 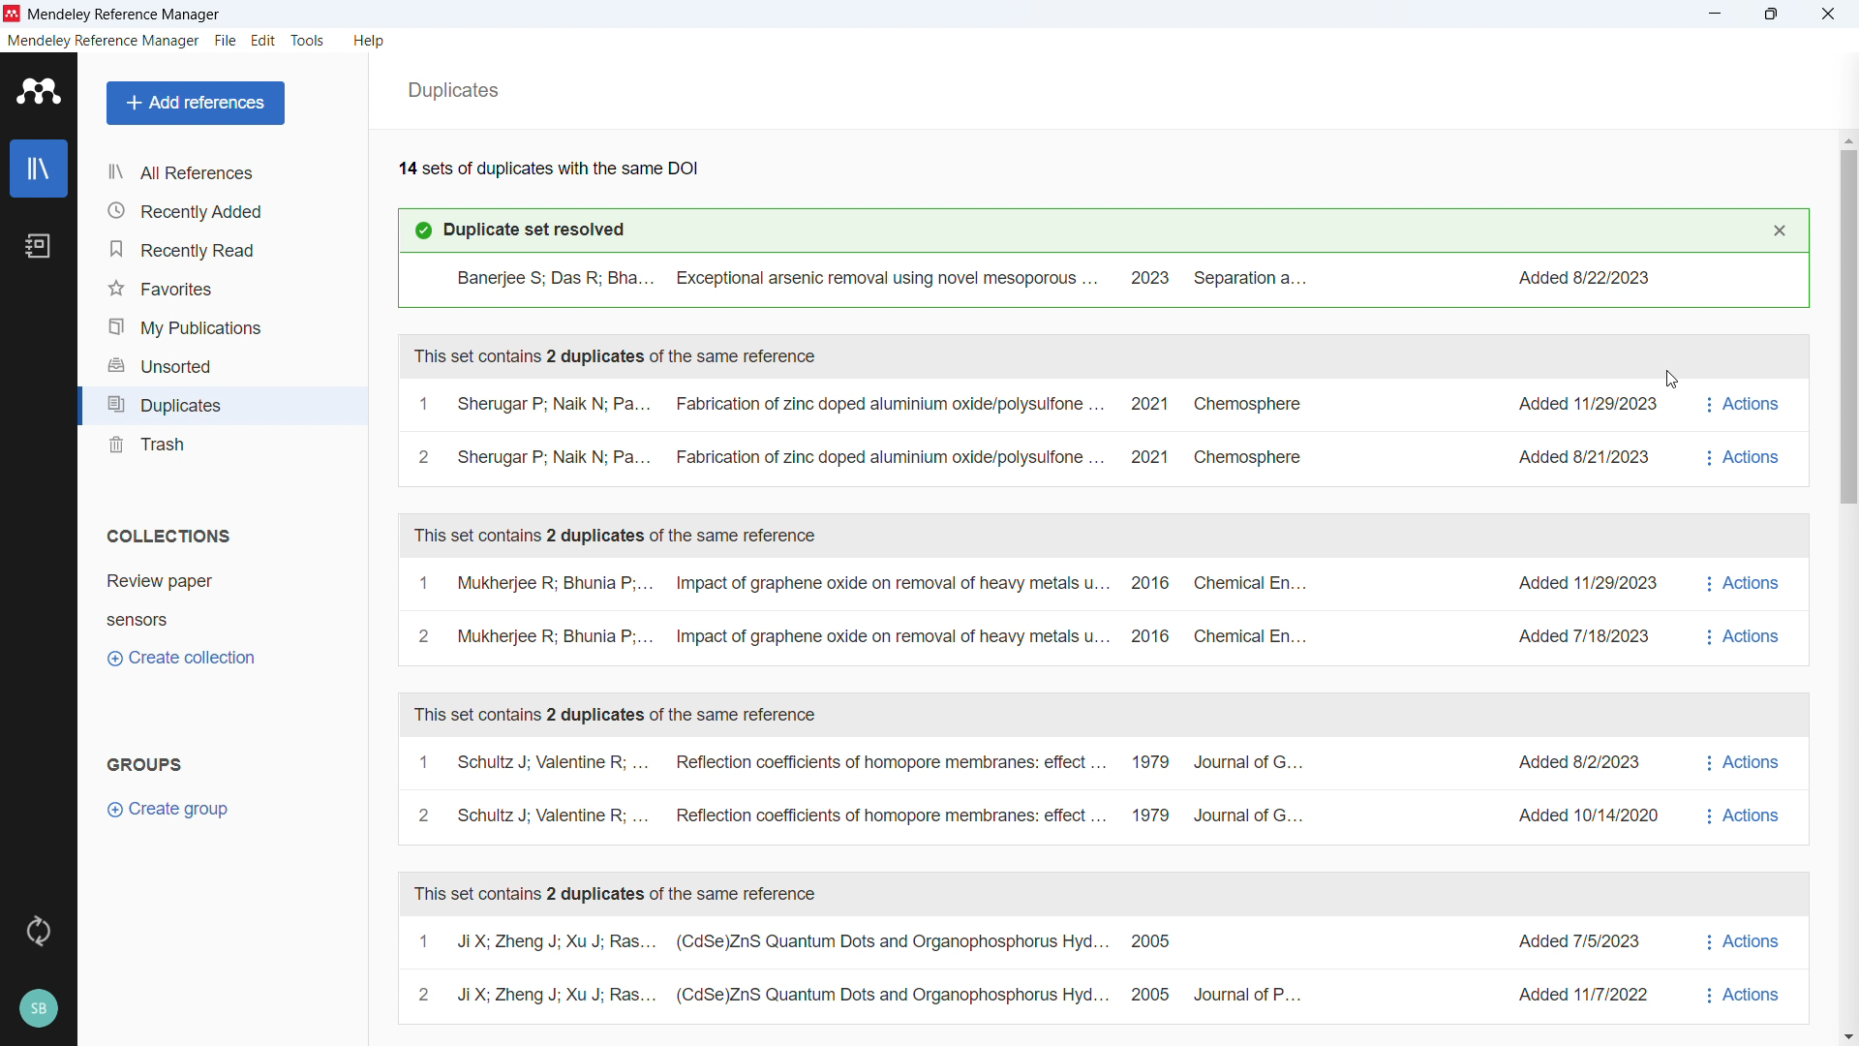 What do you see at coordinates (616, 355) in the screenshot?
I see `This set contains two duplicates of the same reference` at bounding box center [616, 355].